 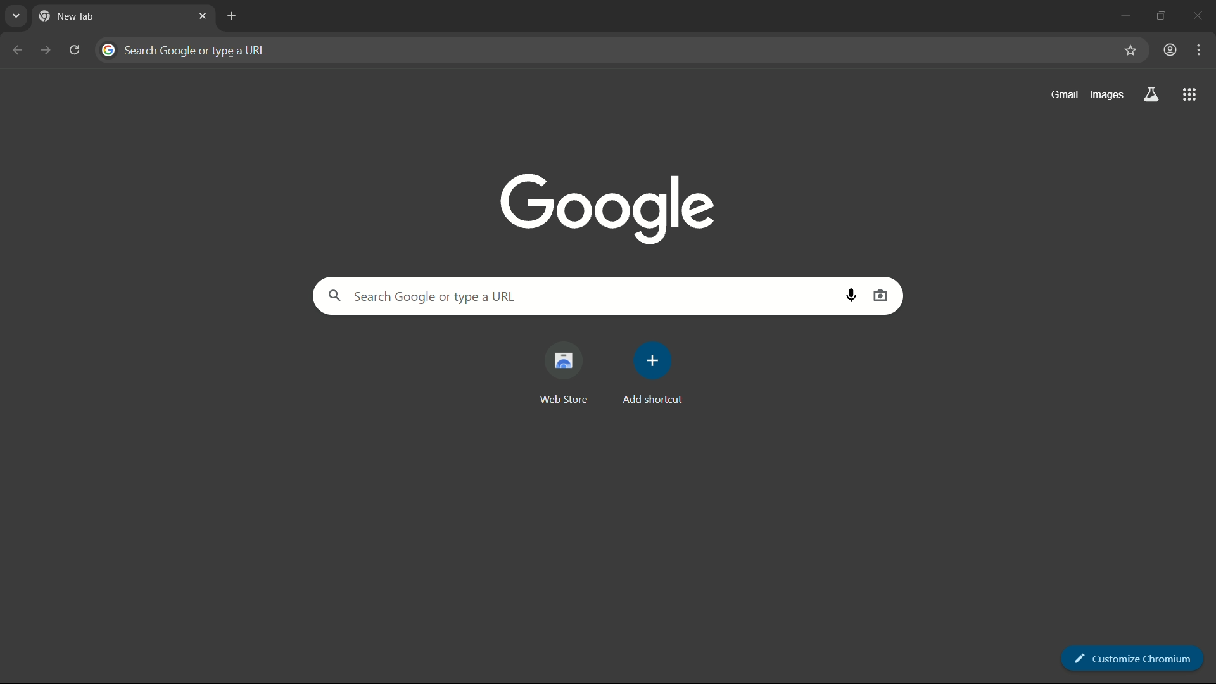 I want to click on reload, so click(x=73, y=49).